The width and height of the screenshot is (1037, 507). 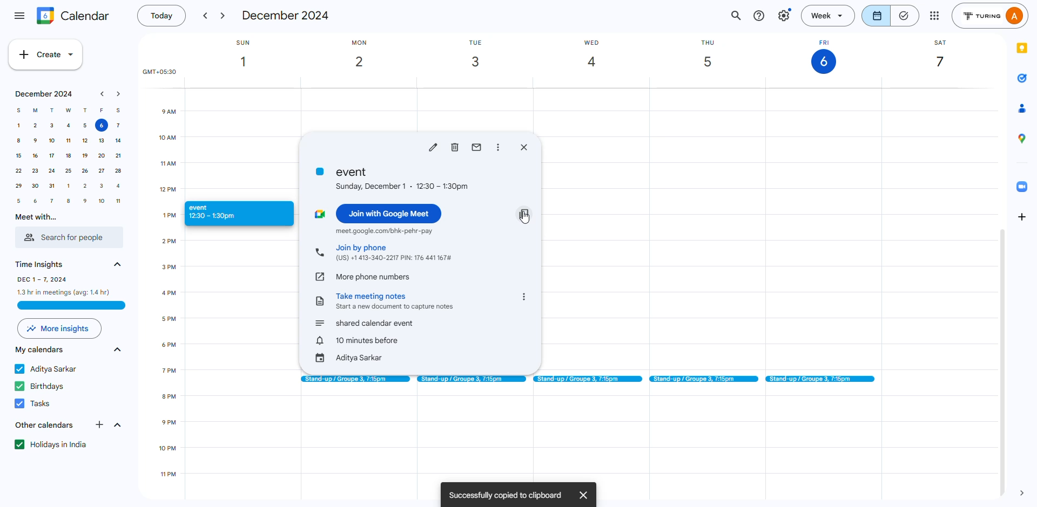 What do you see at coordinates (41, 350) in the screenshot?
I see `calendar` at bounding box center [41, 350].